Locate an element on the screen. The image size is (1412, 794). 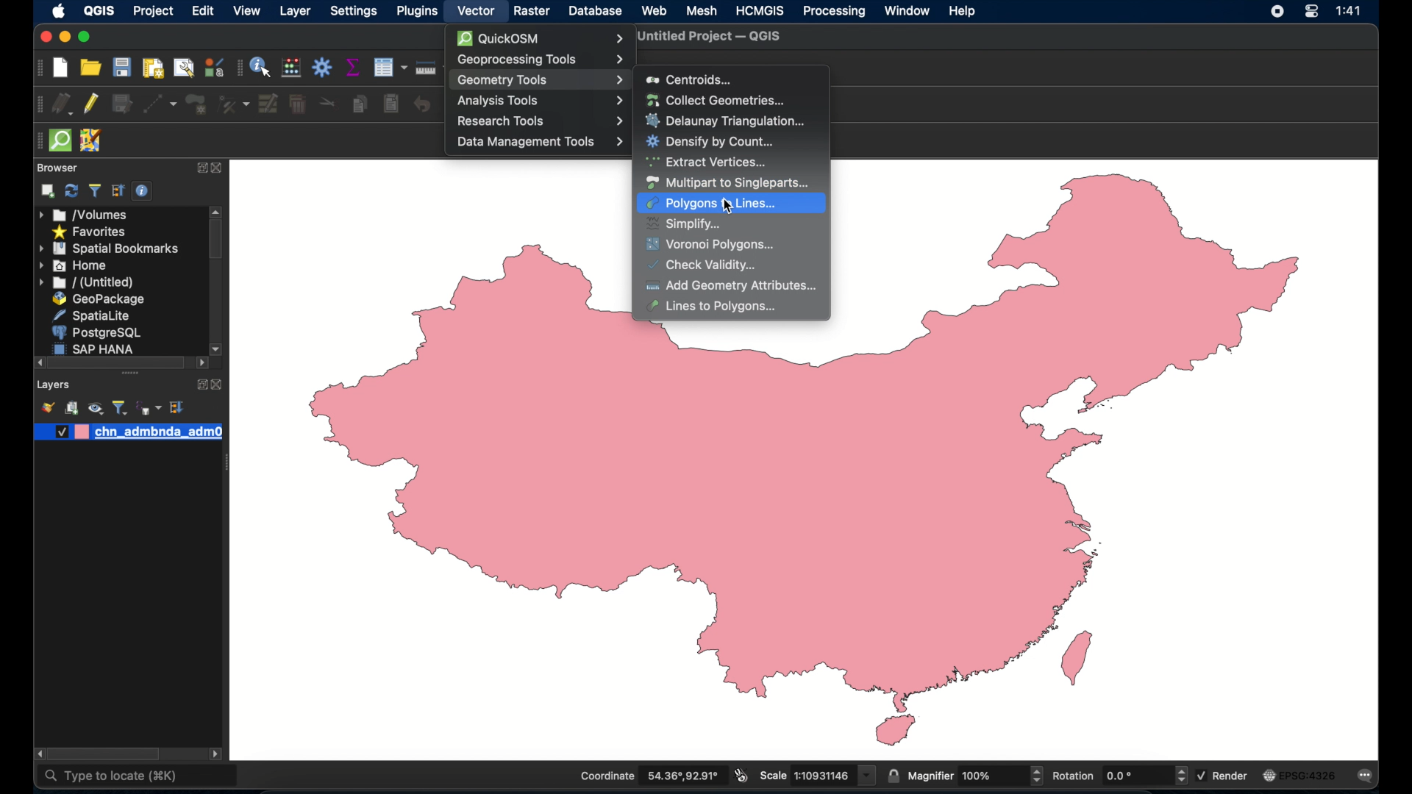
polygons to lines is located at coordinates (711, 204).